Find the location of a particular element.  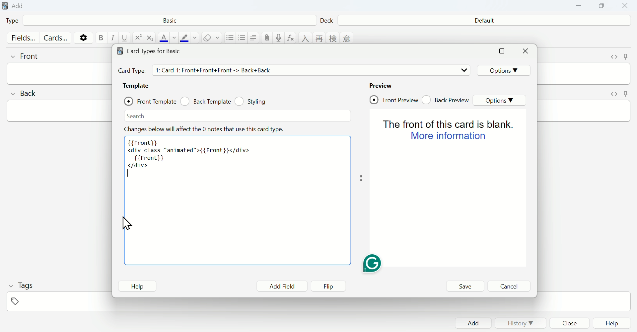

Card types for Basic is located at coordinates (153, 50).